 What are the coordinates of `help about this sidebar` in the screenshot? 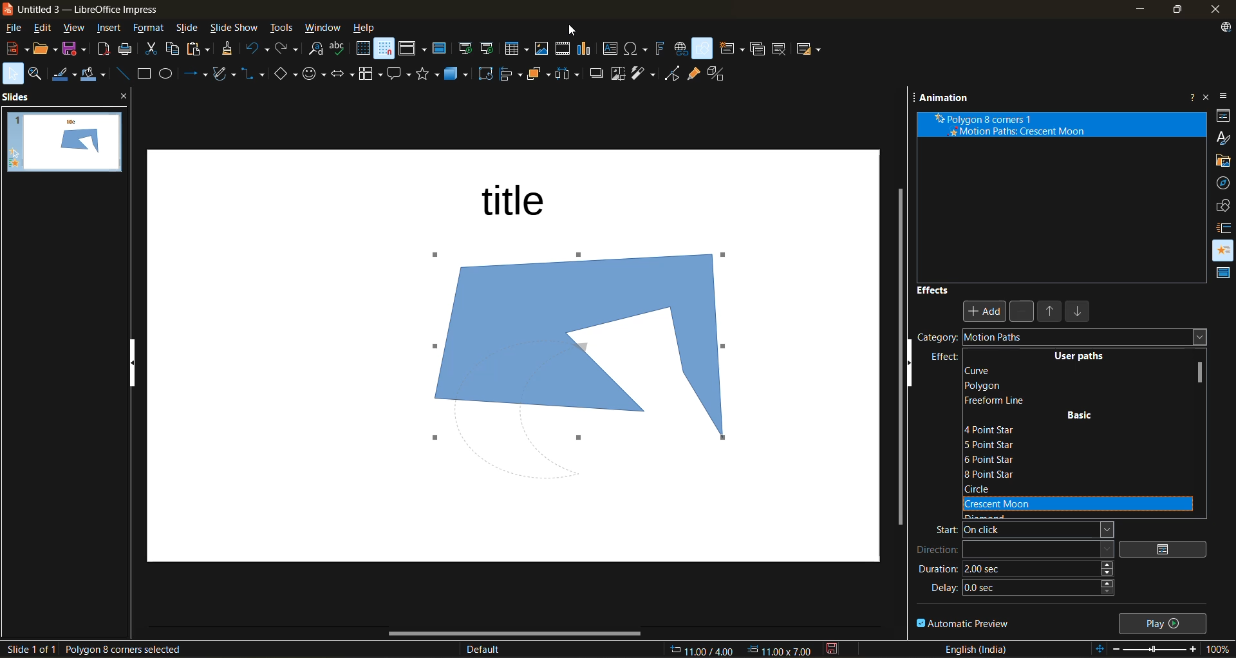 It's located at (1188, 96).